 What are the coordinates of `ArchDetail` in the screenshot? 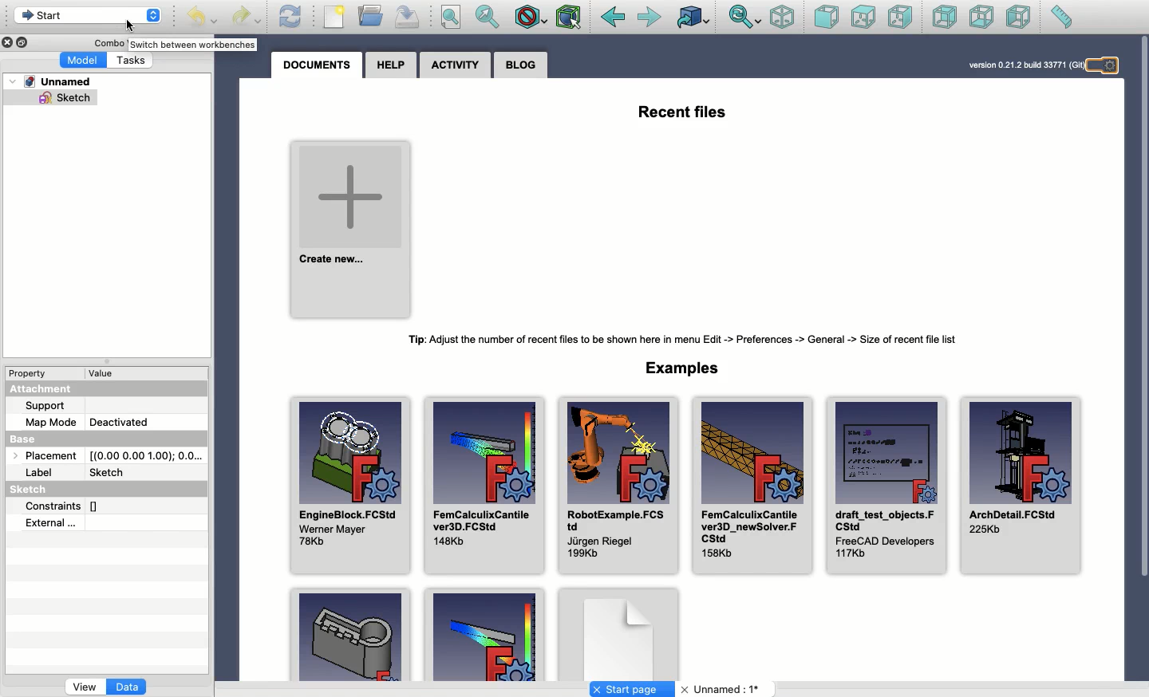 It's located at (1023, 486).